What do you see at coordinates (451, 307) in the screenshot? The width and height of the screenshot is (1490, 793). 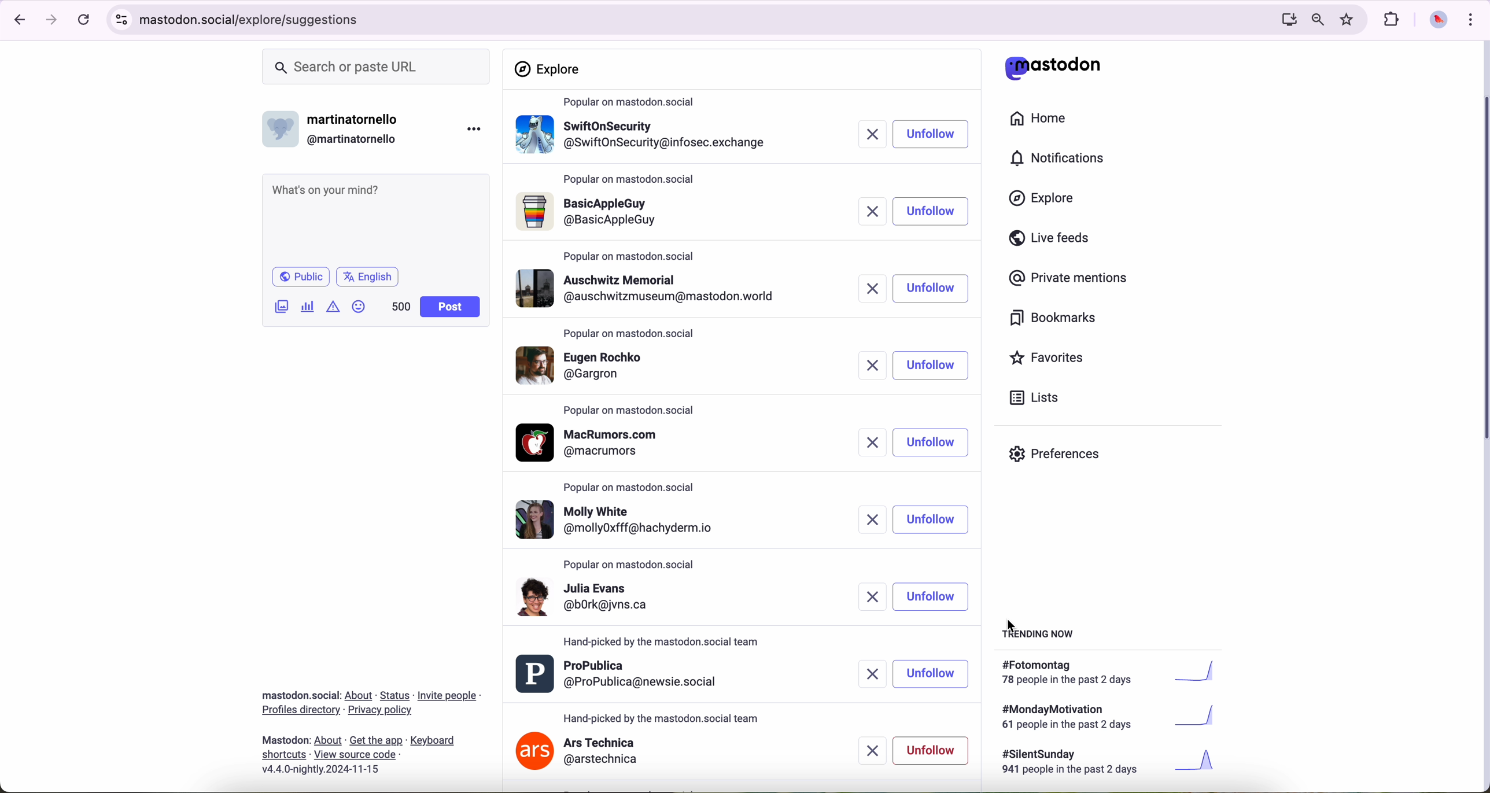 I see `post button` at bounding box center [451, 307].